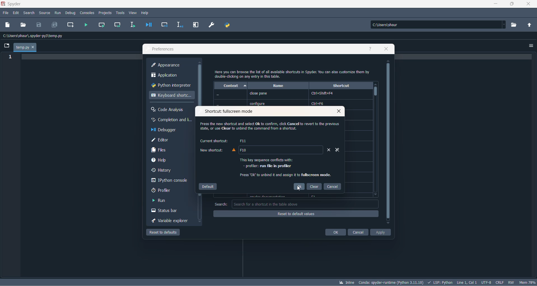  I want to click on variable exploreer, so click(170, 222).